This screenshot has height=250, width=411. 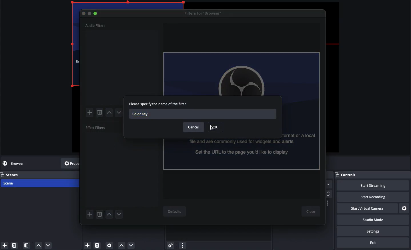 I want to click on Start virtual camera, so click(x=366, y=209).